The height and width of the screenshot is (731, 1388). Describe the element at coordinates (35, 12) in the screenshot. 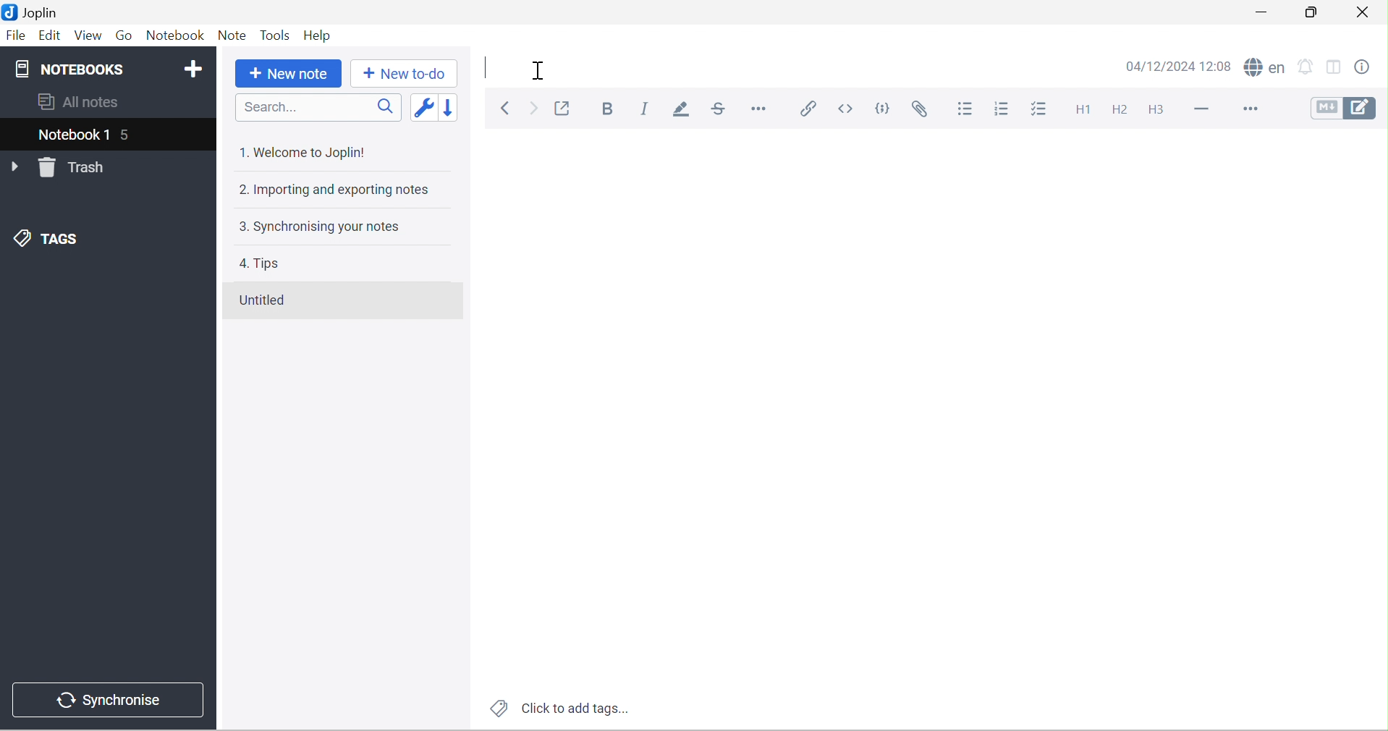

I see `Joplin` at that location.